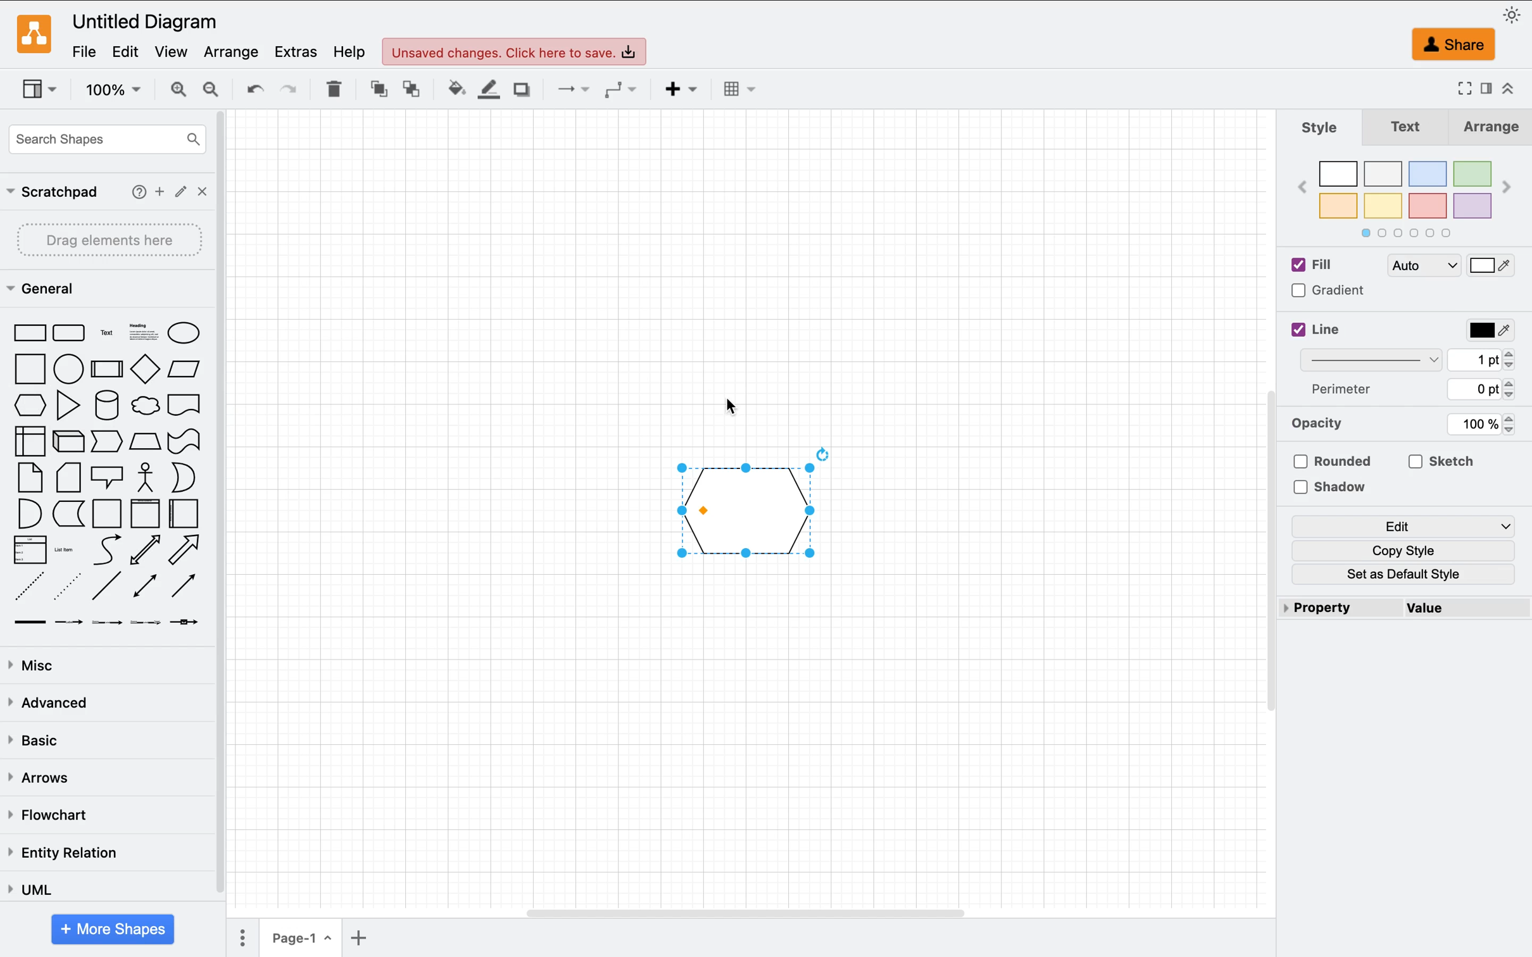  I want to click on general, so click(49, 287).